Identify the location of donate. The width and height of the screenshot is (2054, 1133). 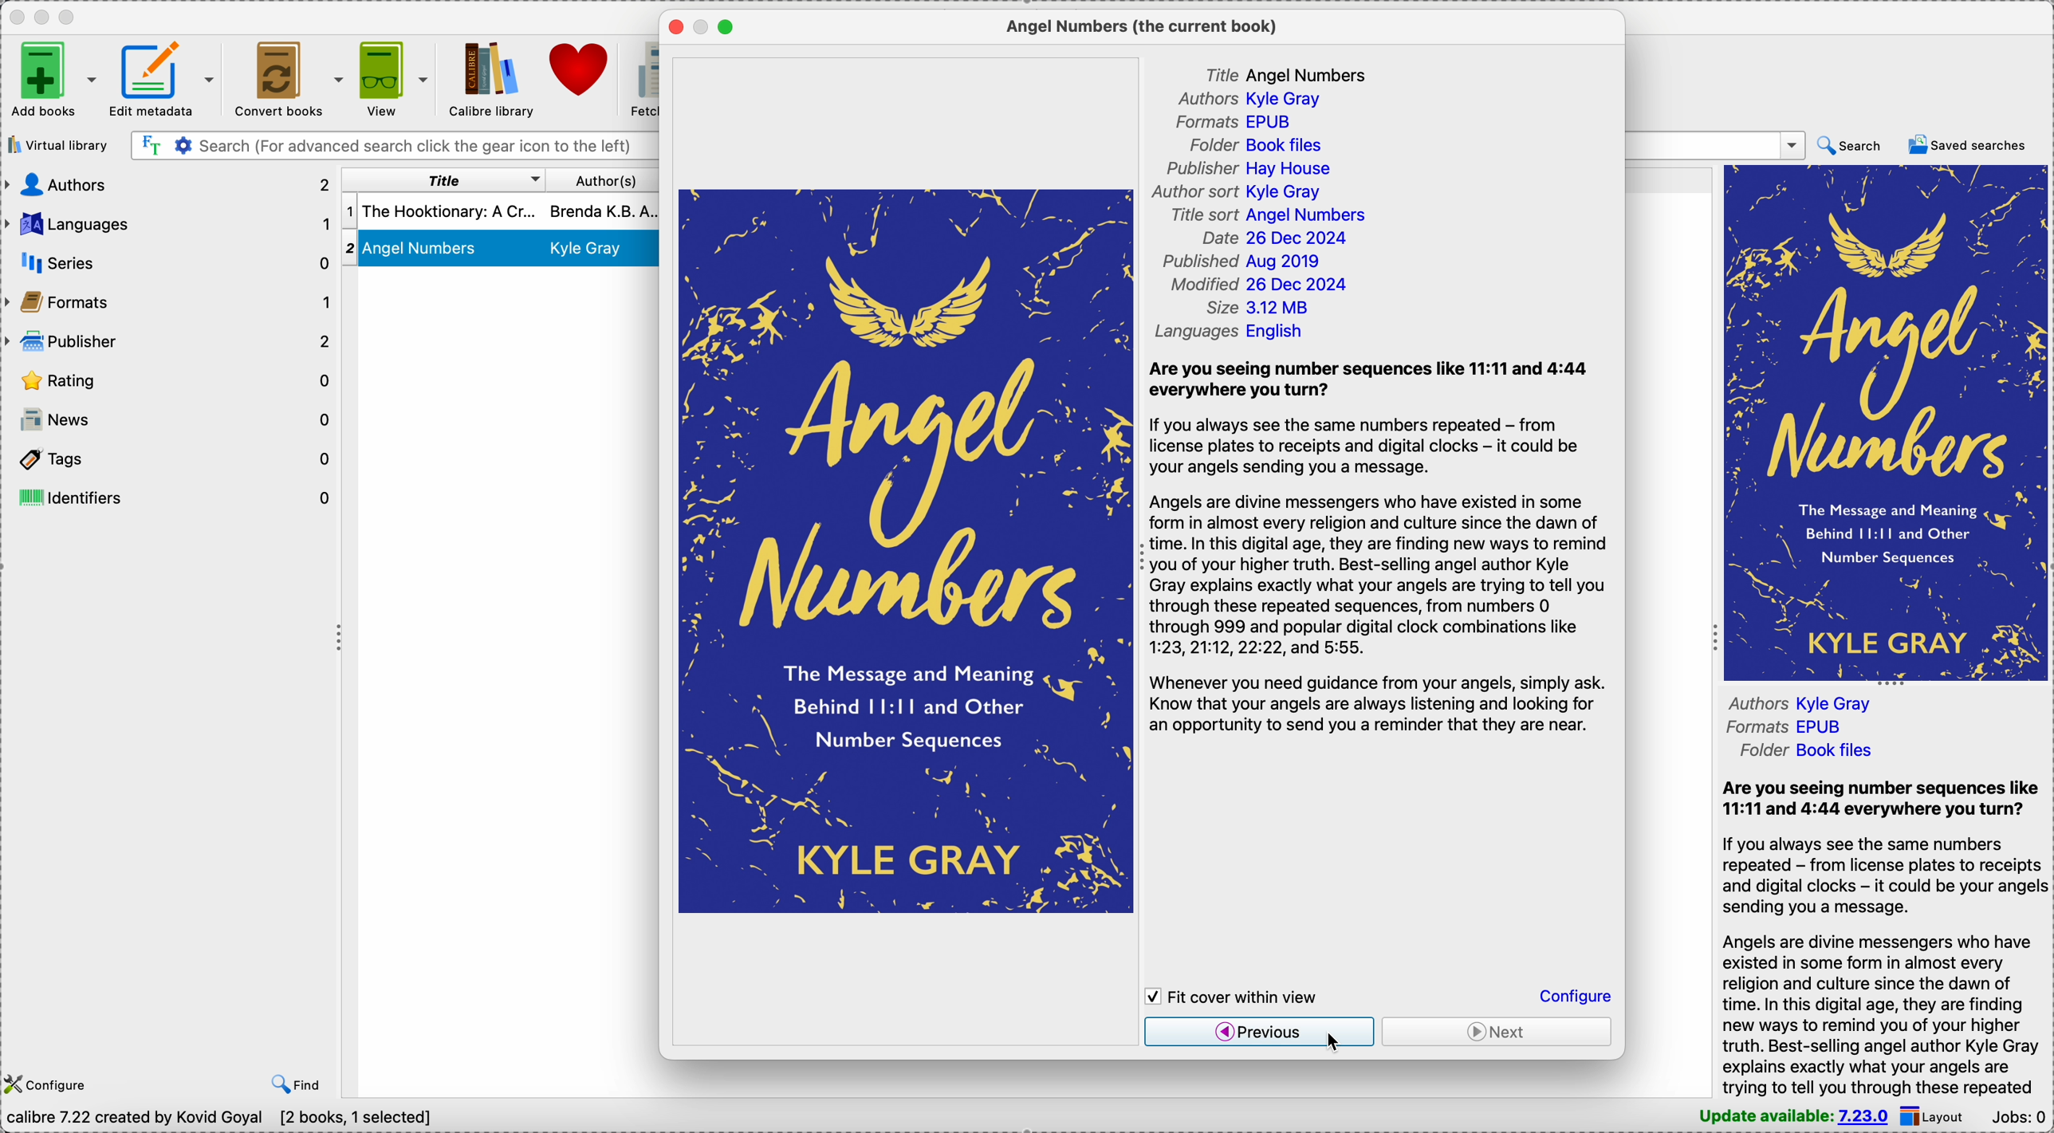
(582, 68).